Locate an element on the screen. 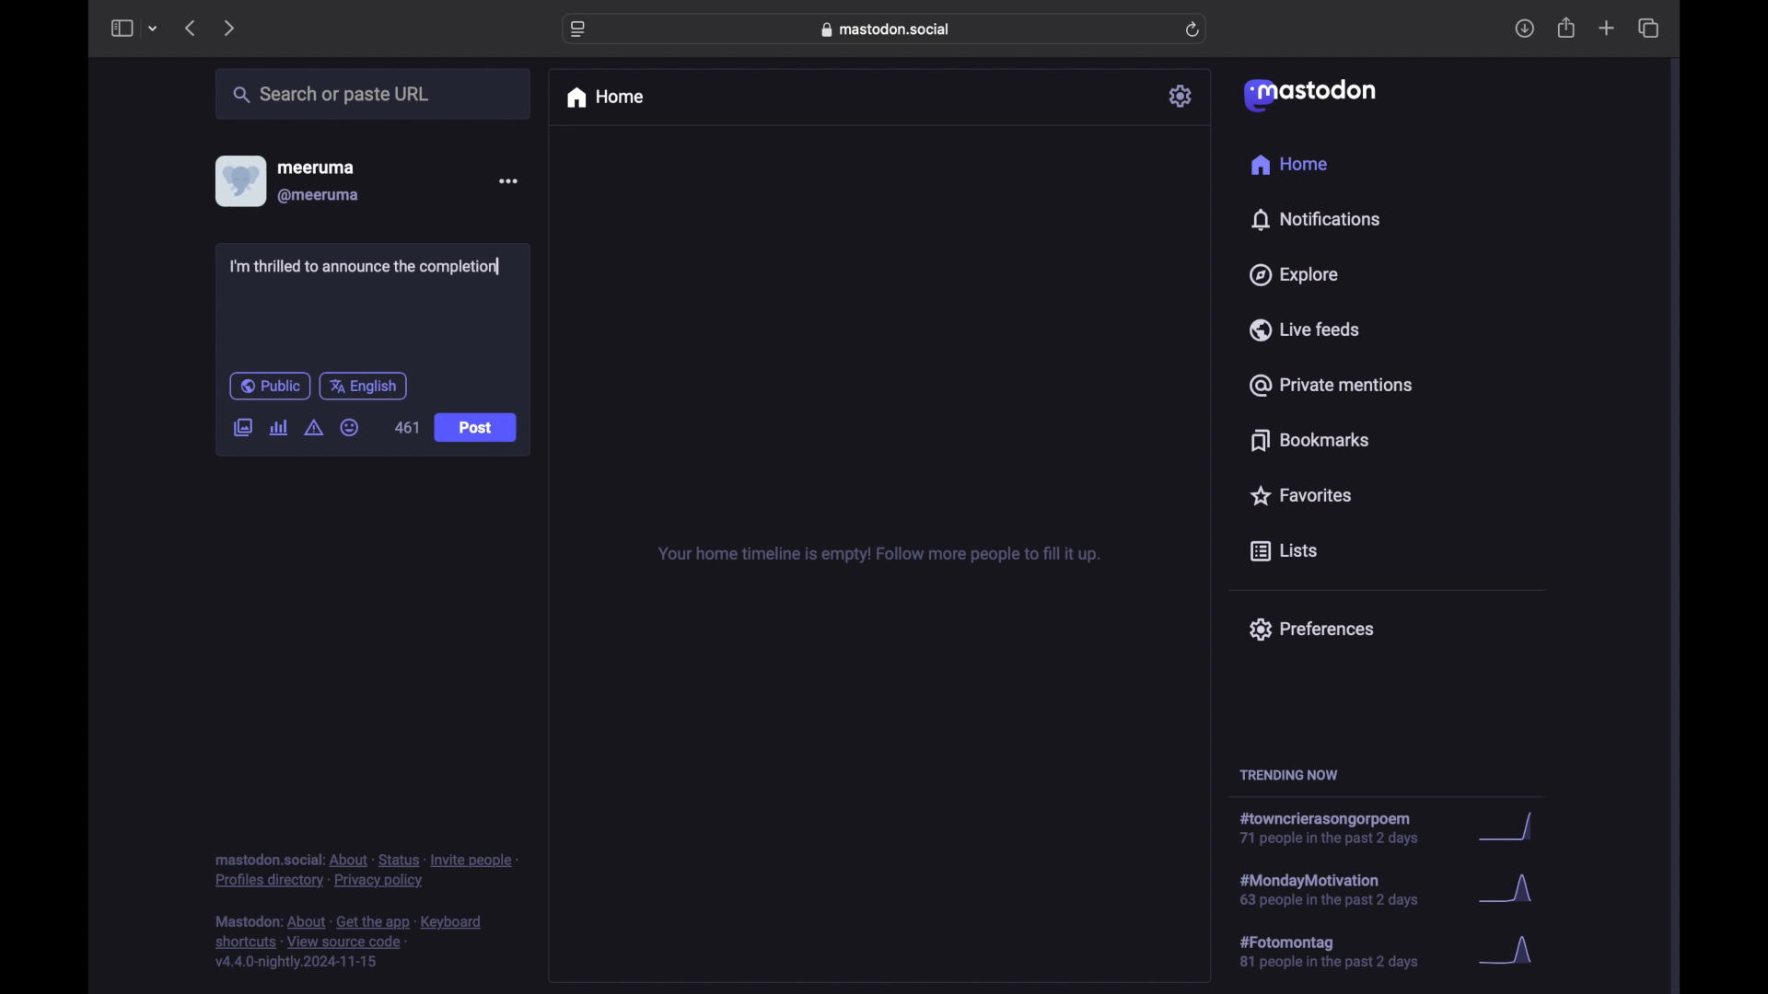  website settings is located at coordinates (578, 30).